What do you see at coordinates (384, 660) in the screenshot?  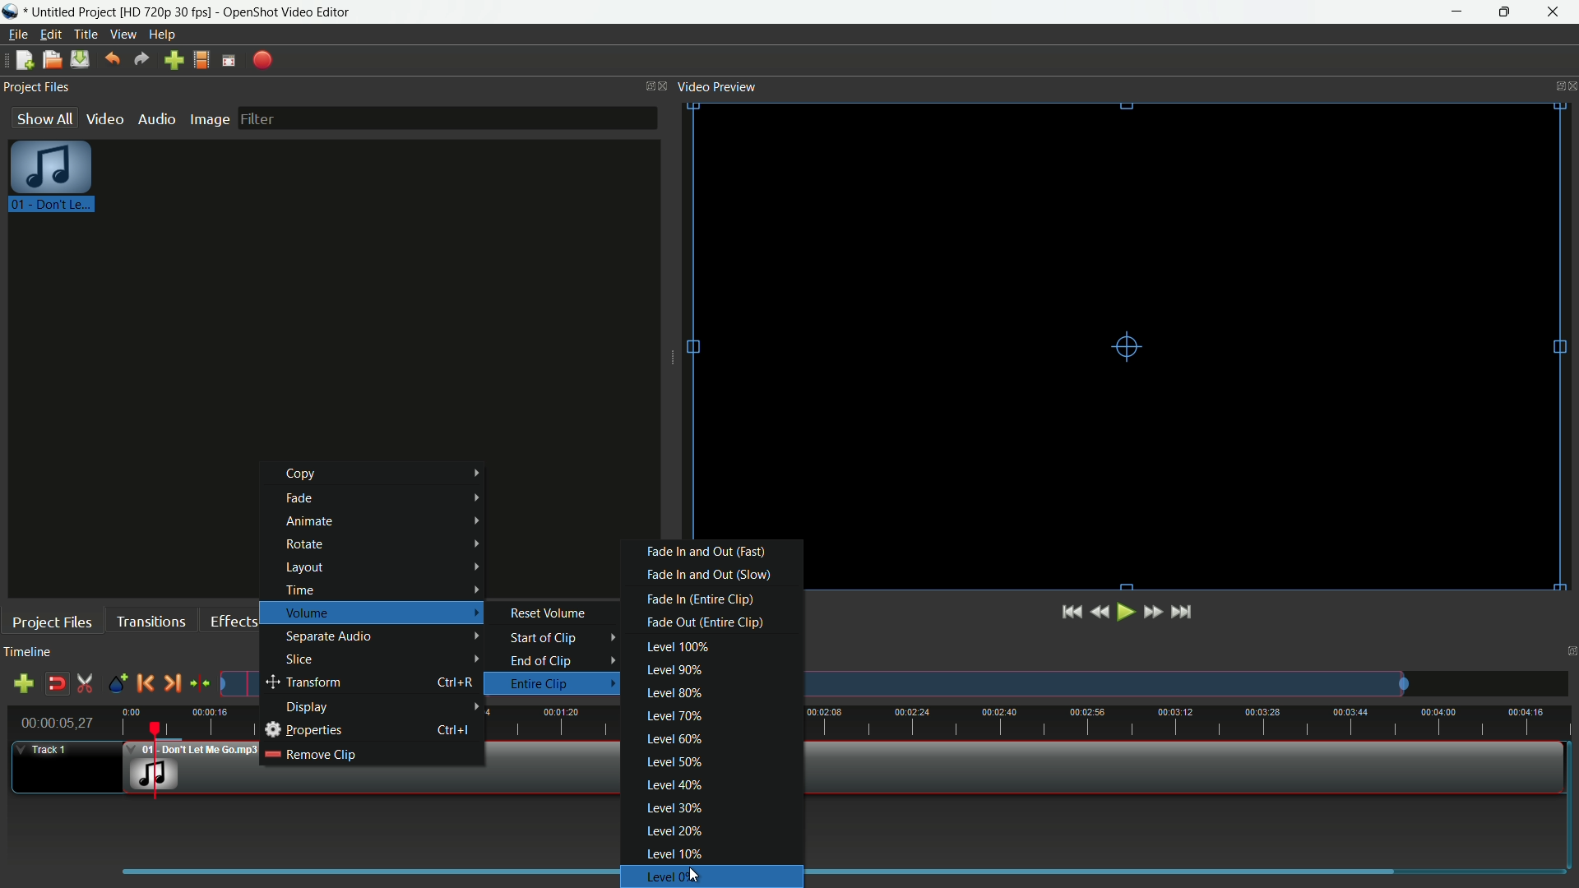 I see `slice` at bounding box center [384, 660].